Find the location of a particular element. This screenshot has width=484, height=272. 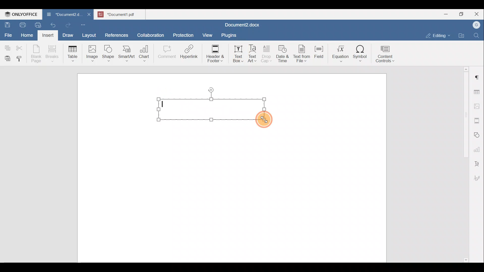

Comment is located at coordinates (165, 53).